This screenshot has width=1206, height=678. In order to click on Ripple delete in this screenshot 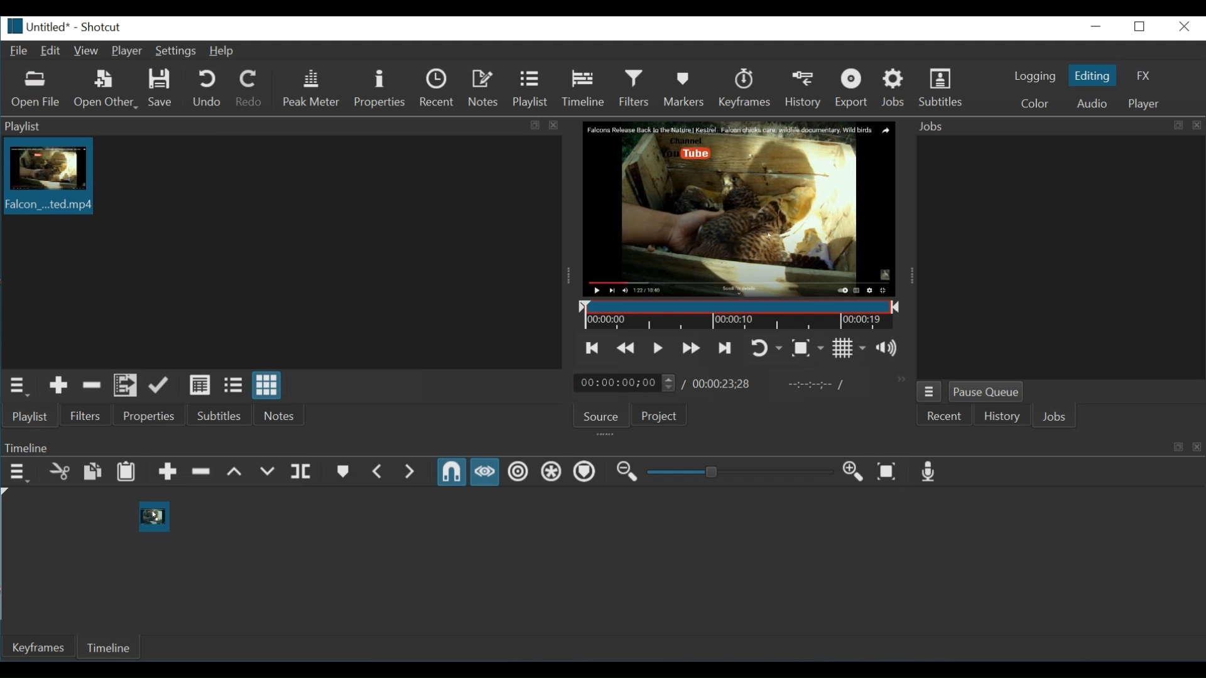, I will do `click(202, 471)`.